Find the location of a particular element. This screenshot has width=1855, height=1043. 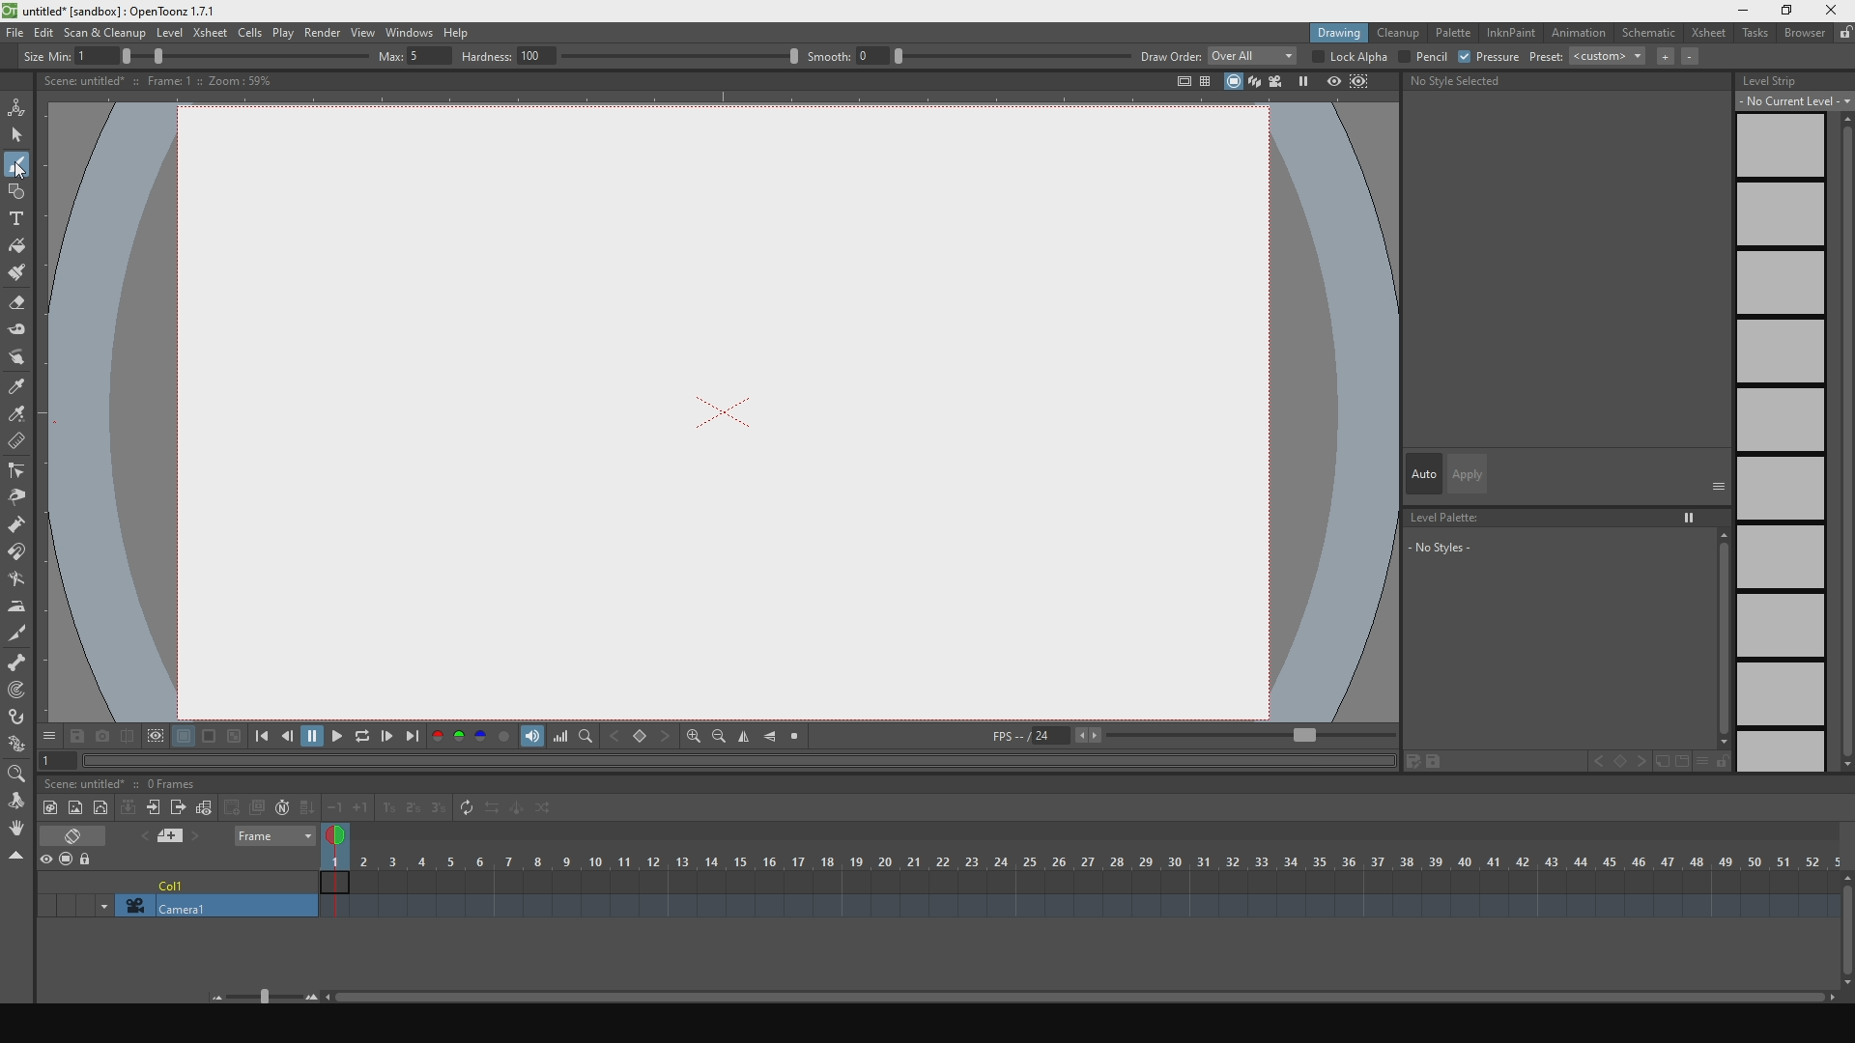

no style selecte is located at coordinates (1477, 83).